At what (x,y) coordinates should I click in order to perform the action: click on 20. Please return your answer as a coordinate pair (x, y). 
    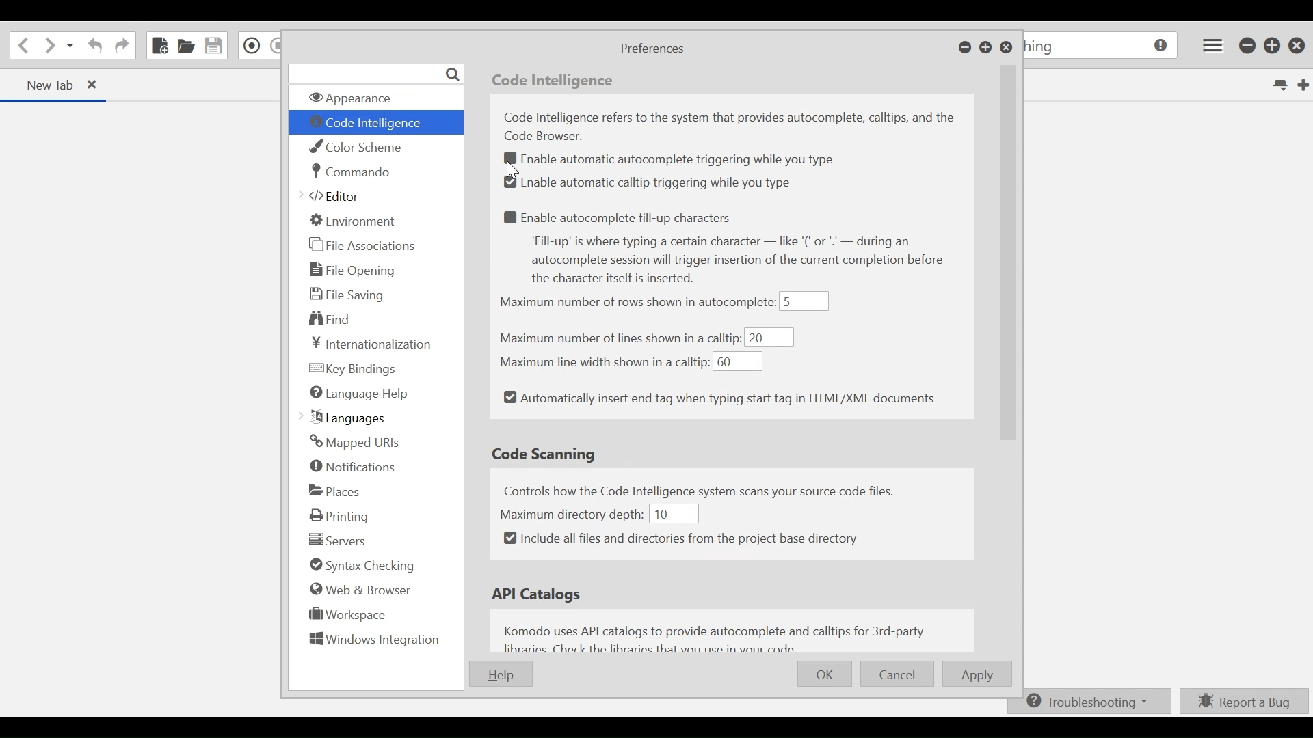
    Looking at the image, I should click on (769, 338).